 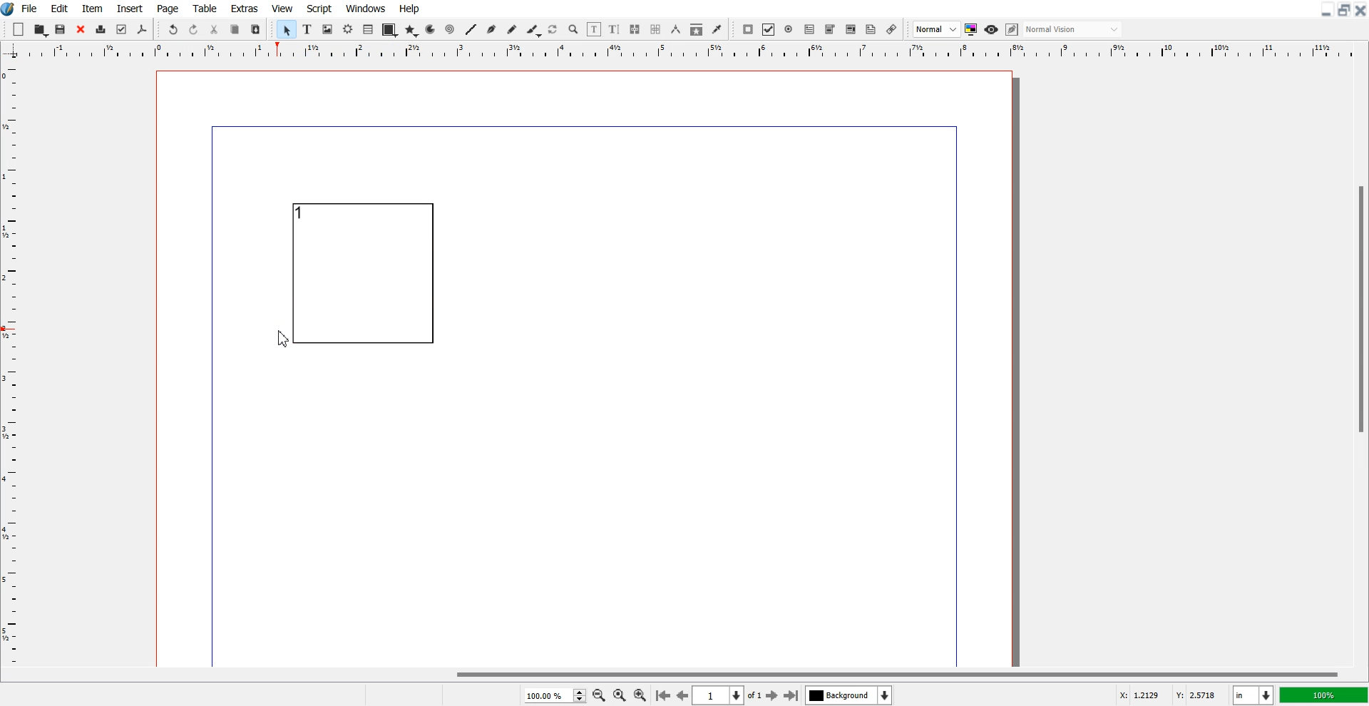 I want to click on Line, so click(x=471, y=29).